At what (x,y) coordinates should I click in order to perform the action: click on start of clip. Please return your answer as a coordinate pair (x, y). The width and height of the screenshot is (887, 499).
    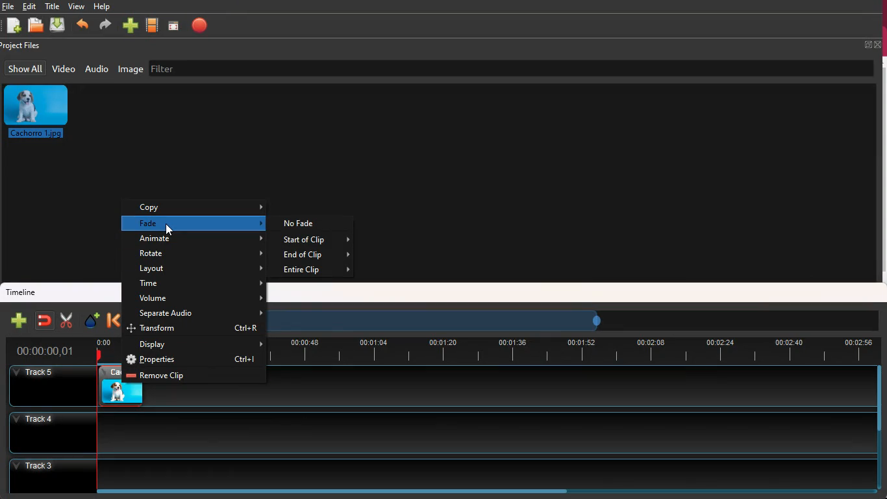
    Looking at the image, I should click on (317, 240).